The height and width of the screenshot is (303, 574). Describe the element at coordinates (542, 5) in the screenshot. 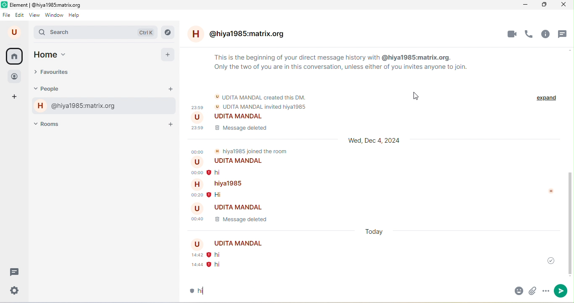

I see `maximize` at that location.